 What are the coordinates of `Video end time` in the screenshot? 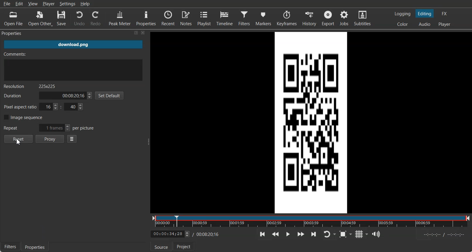 It's located at (208, 234).